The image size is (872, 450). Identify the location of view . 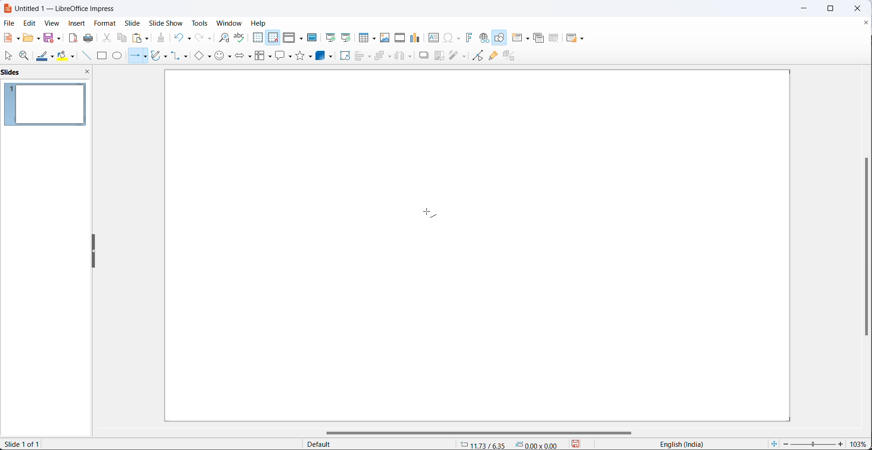
(52, 23).